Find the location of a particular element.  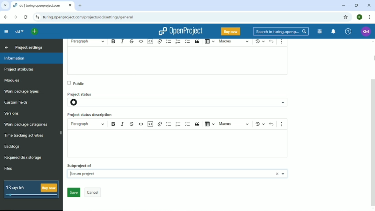

Back is located at coordinates (5, 47).